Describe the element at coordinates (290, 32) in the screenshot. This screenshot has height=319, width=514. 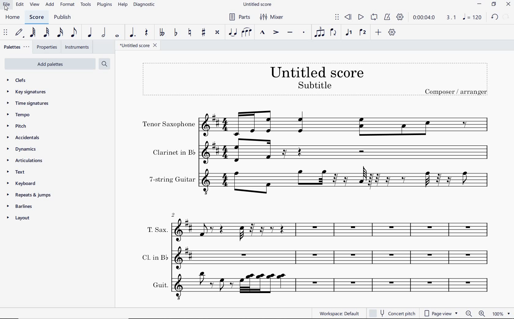
I see `TENUTO` at that location.